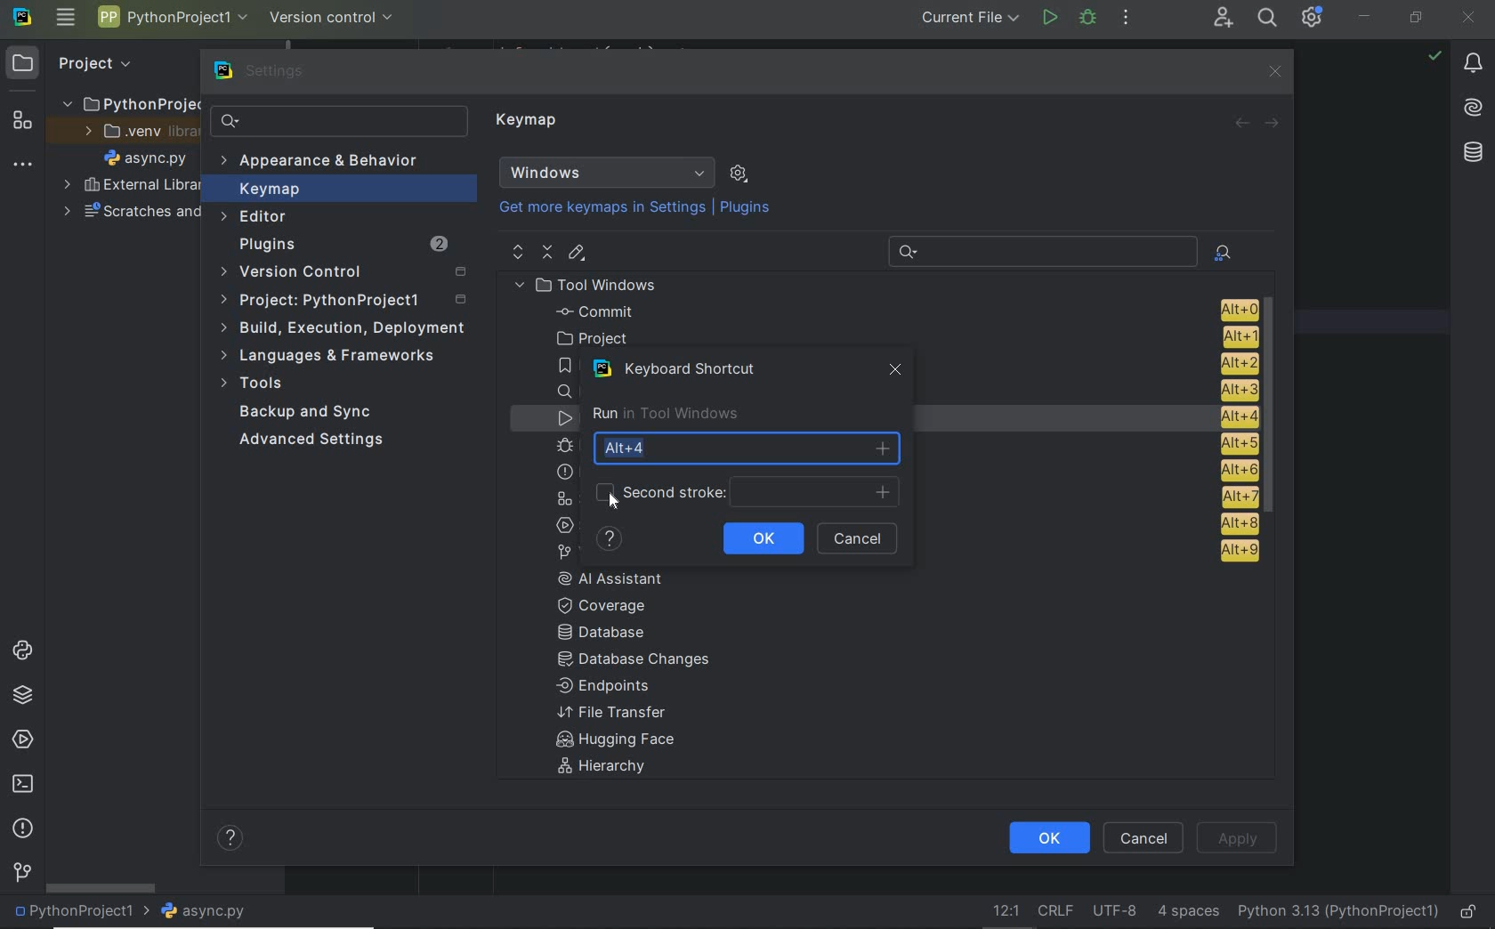 The image size is (1495, 929). What do you see at coordinates (263, 71) in the screenshot?
I see `settings` at bounding box center [263, 71].